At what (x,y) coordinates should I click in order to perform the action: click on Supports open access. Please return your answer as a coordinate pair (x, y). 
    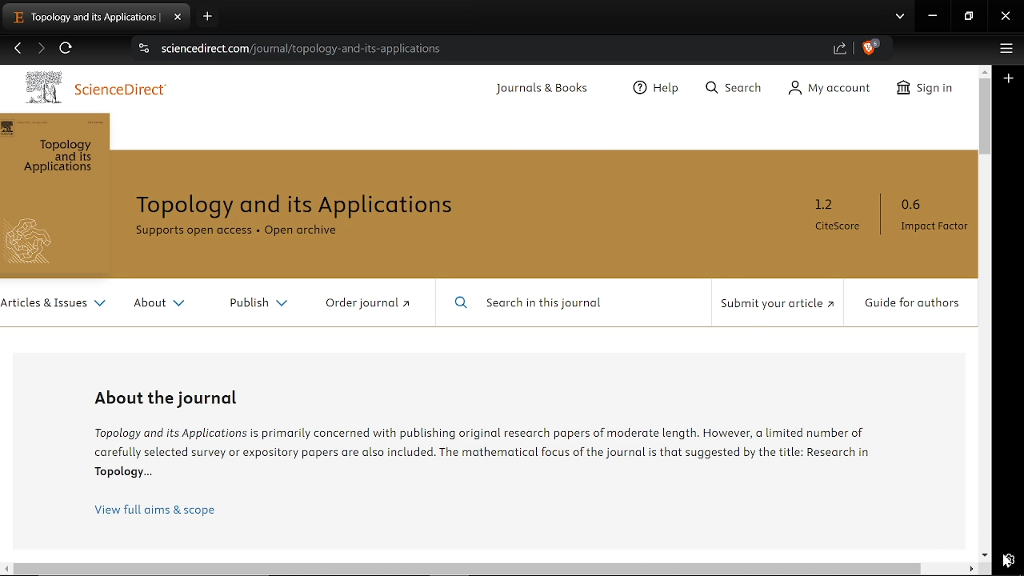
    Looking at the image, I should click on (190, 231).